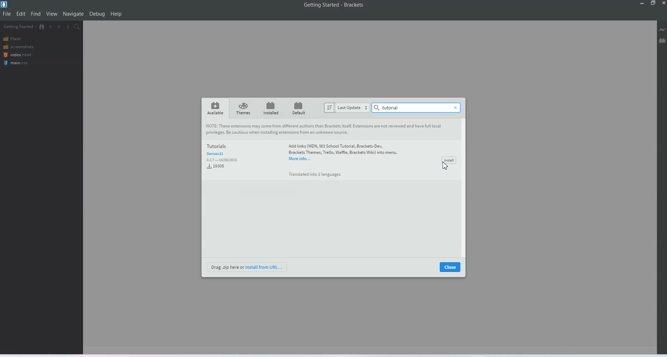  Describe the element at coordinates (298, 108) in the screenshot. I see `Default` at that location.